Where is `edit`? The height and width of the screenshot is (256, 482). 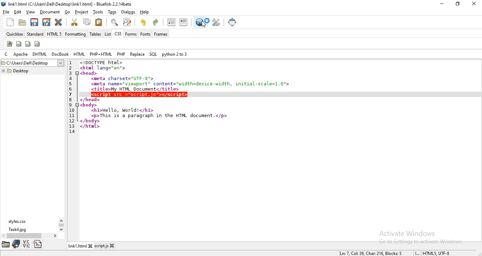 edit is located at coordinates (17, 12).